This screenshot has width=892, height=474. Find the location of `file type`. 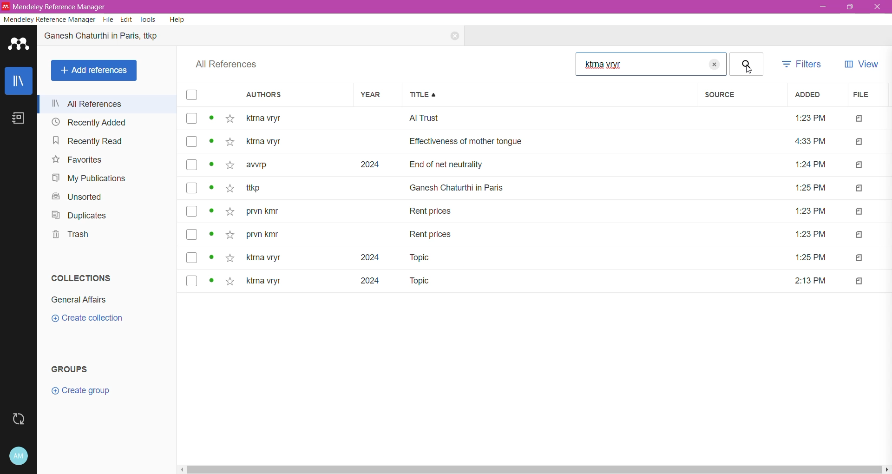

file type is located at coordinates (859, 235).